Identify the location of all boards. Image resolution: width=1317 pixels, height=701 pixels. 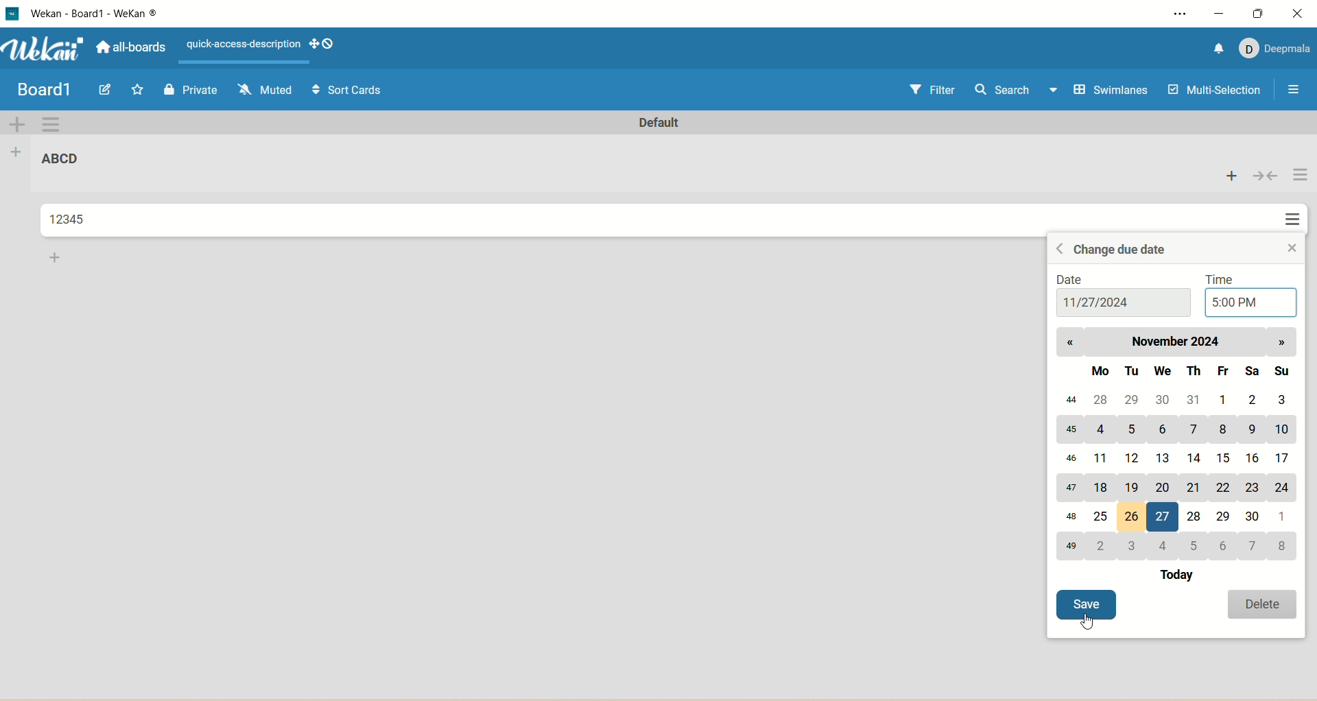
(130, 45).